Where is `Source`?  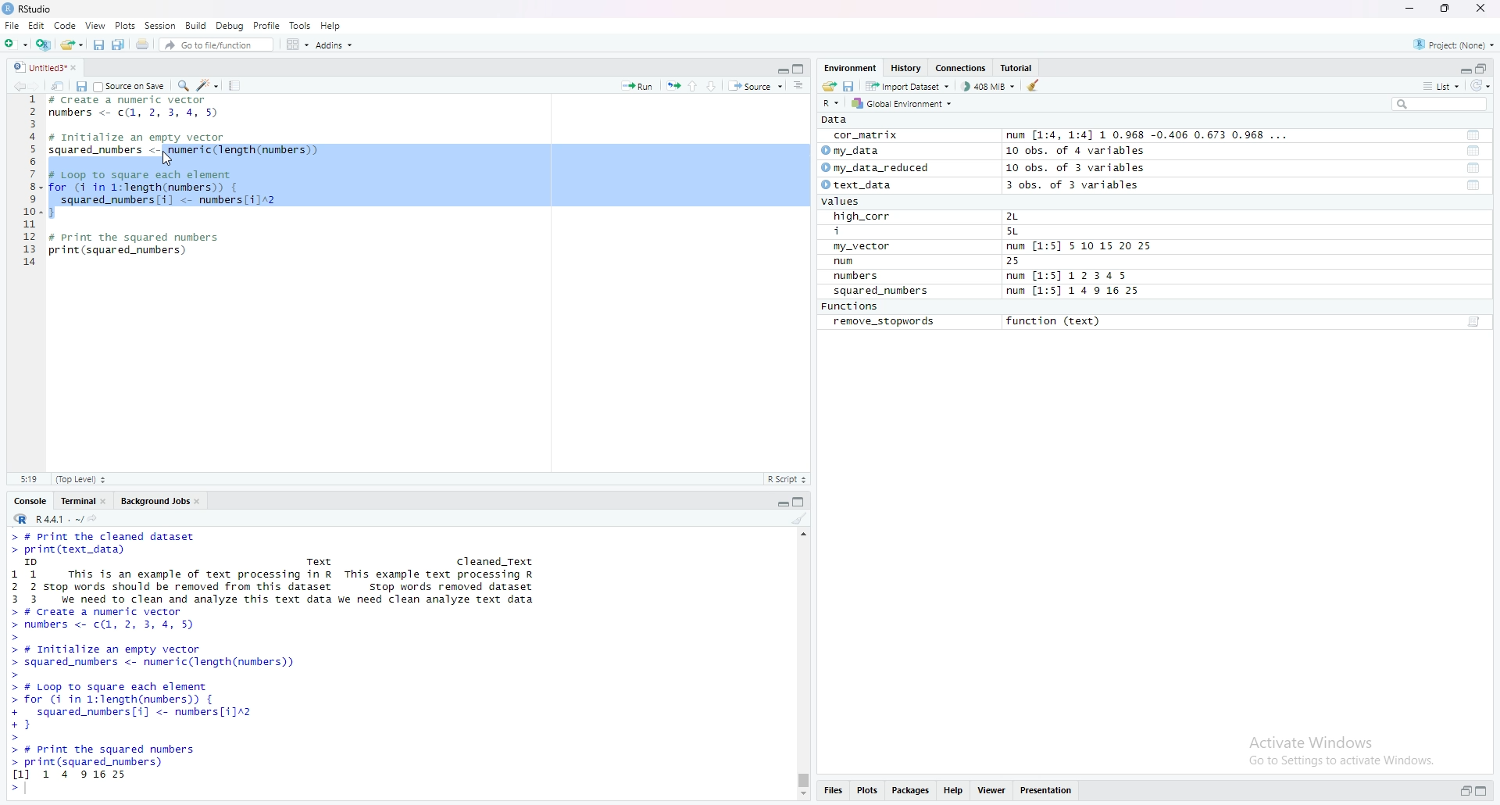 Source is located at coordinates (755, 85).